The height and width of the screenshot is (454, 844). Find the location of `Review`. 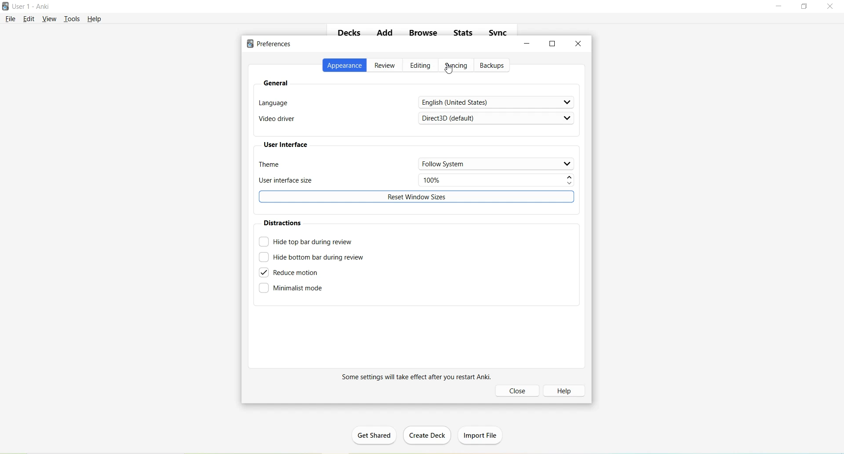

Review is located at coordinates (386, 66).